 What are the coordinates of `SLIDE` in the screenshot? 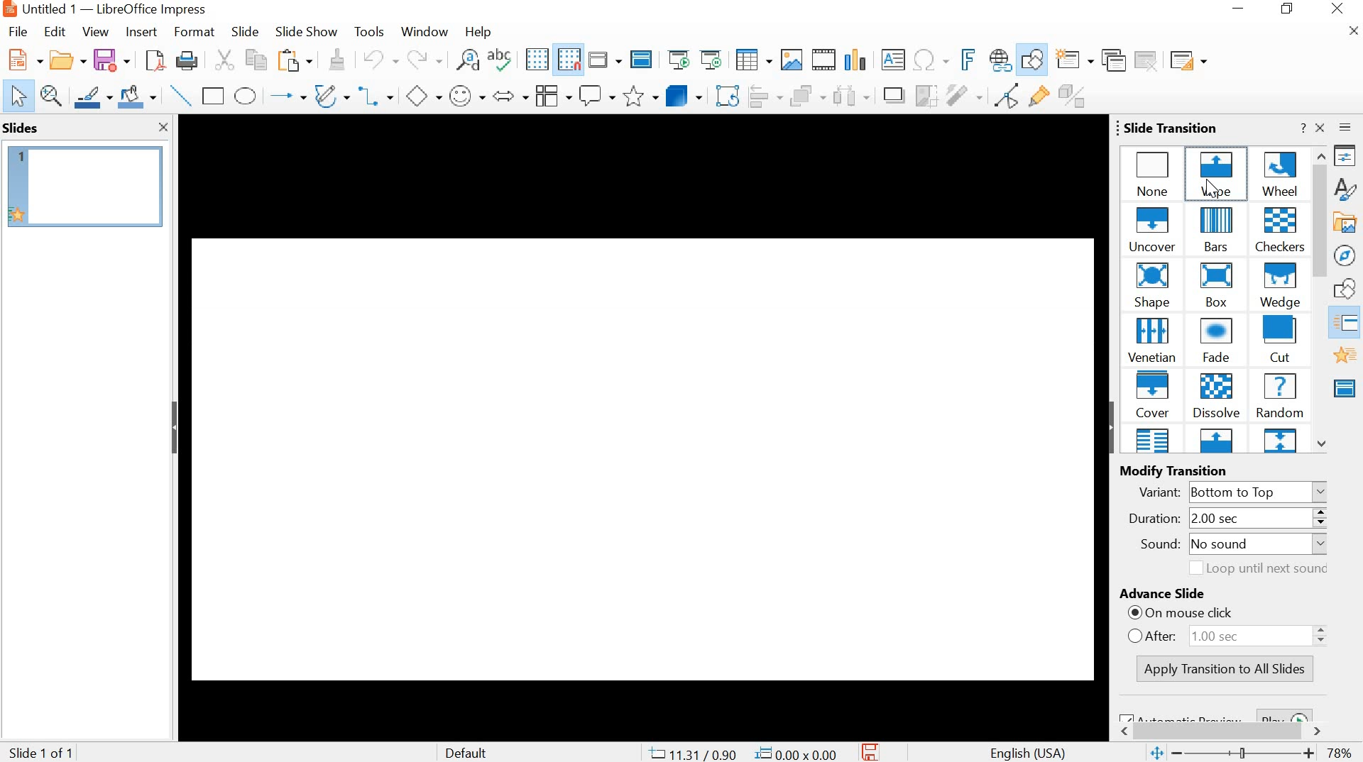 It's located at (243, 31).